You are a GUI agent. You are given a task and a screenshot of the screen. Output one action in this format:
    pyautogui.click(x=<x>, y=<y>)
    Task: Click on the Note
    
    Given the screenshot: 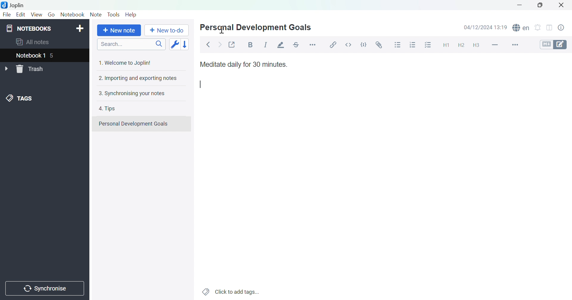 What is the action you would take?
    pyautogui.click(x=95, y=15)
    